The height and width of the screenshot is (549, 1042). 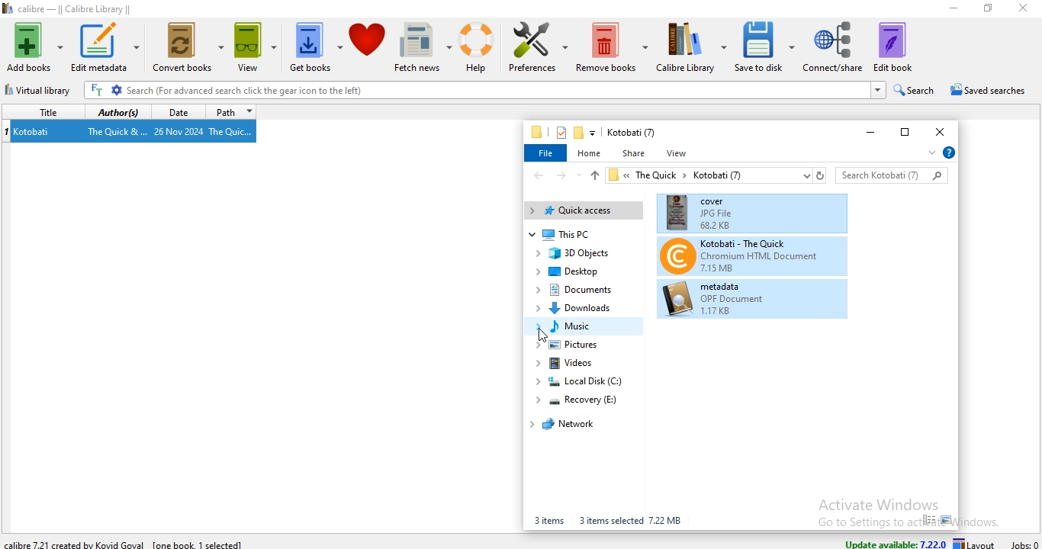 I want to click on Kotobati-The Quick(book files), so click(x=740, y=256).